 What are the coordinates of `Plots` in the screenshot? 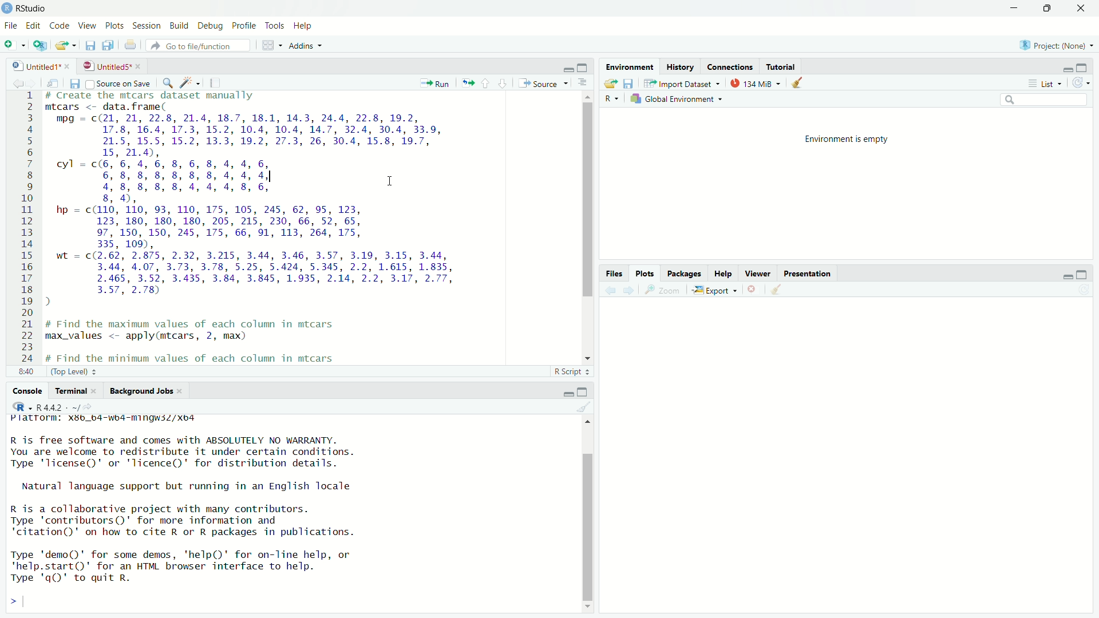 It's located at (115, 25).